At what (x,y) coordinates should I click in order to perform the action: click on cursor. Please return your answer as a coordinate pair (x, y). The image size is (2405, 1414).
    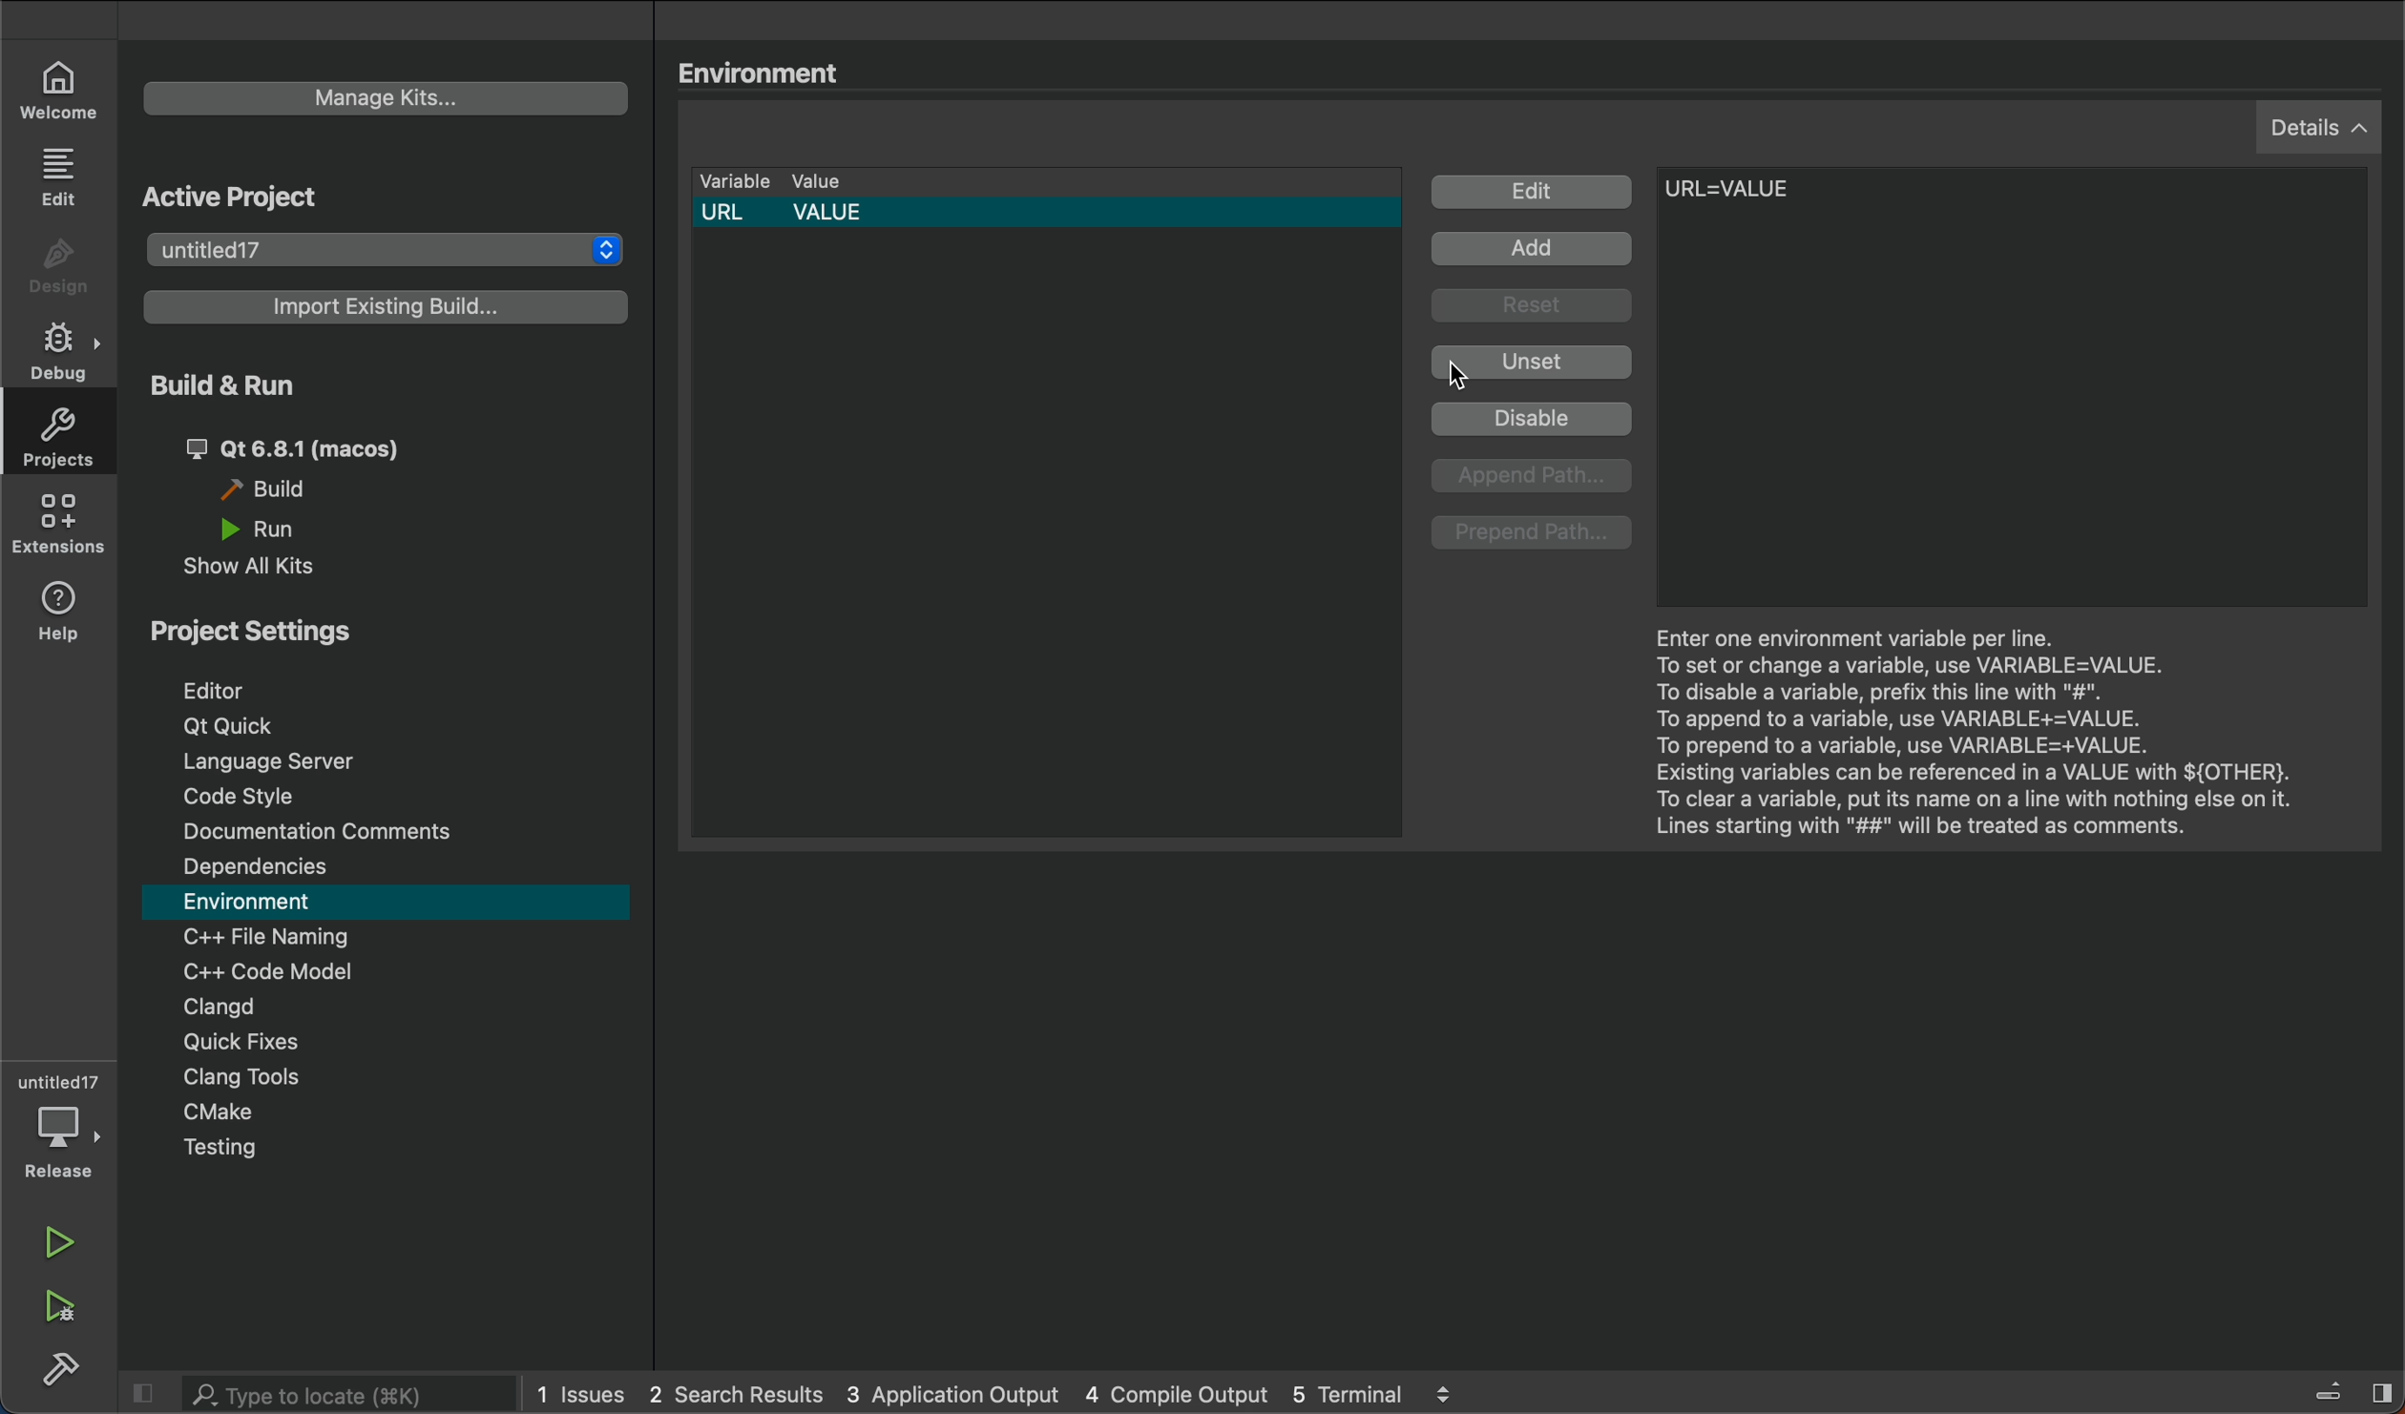
    Looking at the image, I should click on (1484, 375).